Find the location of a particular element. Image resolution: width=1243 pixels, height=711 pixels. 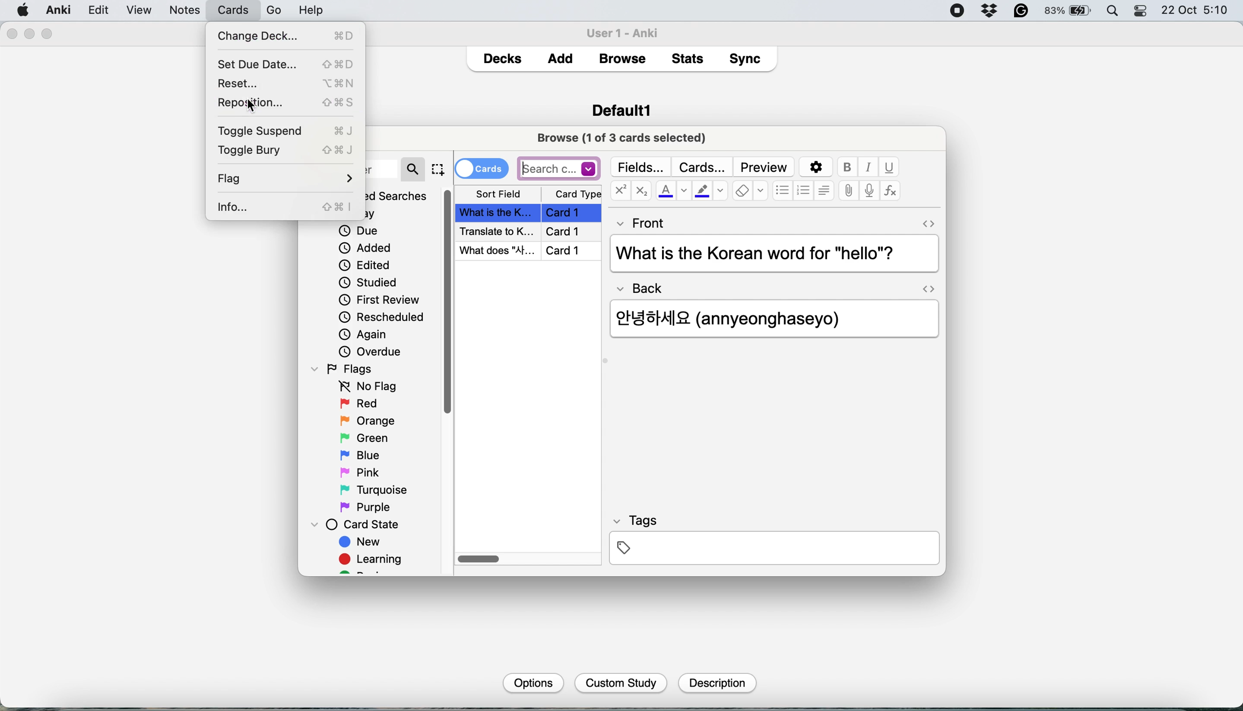

subscript is located at coordinates (640, 192).